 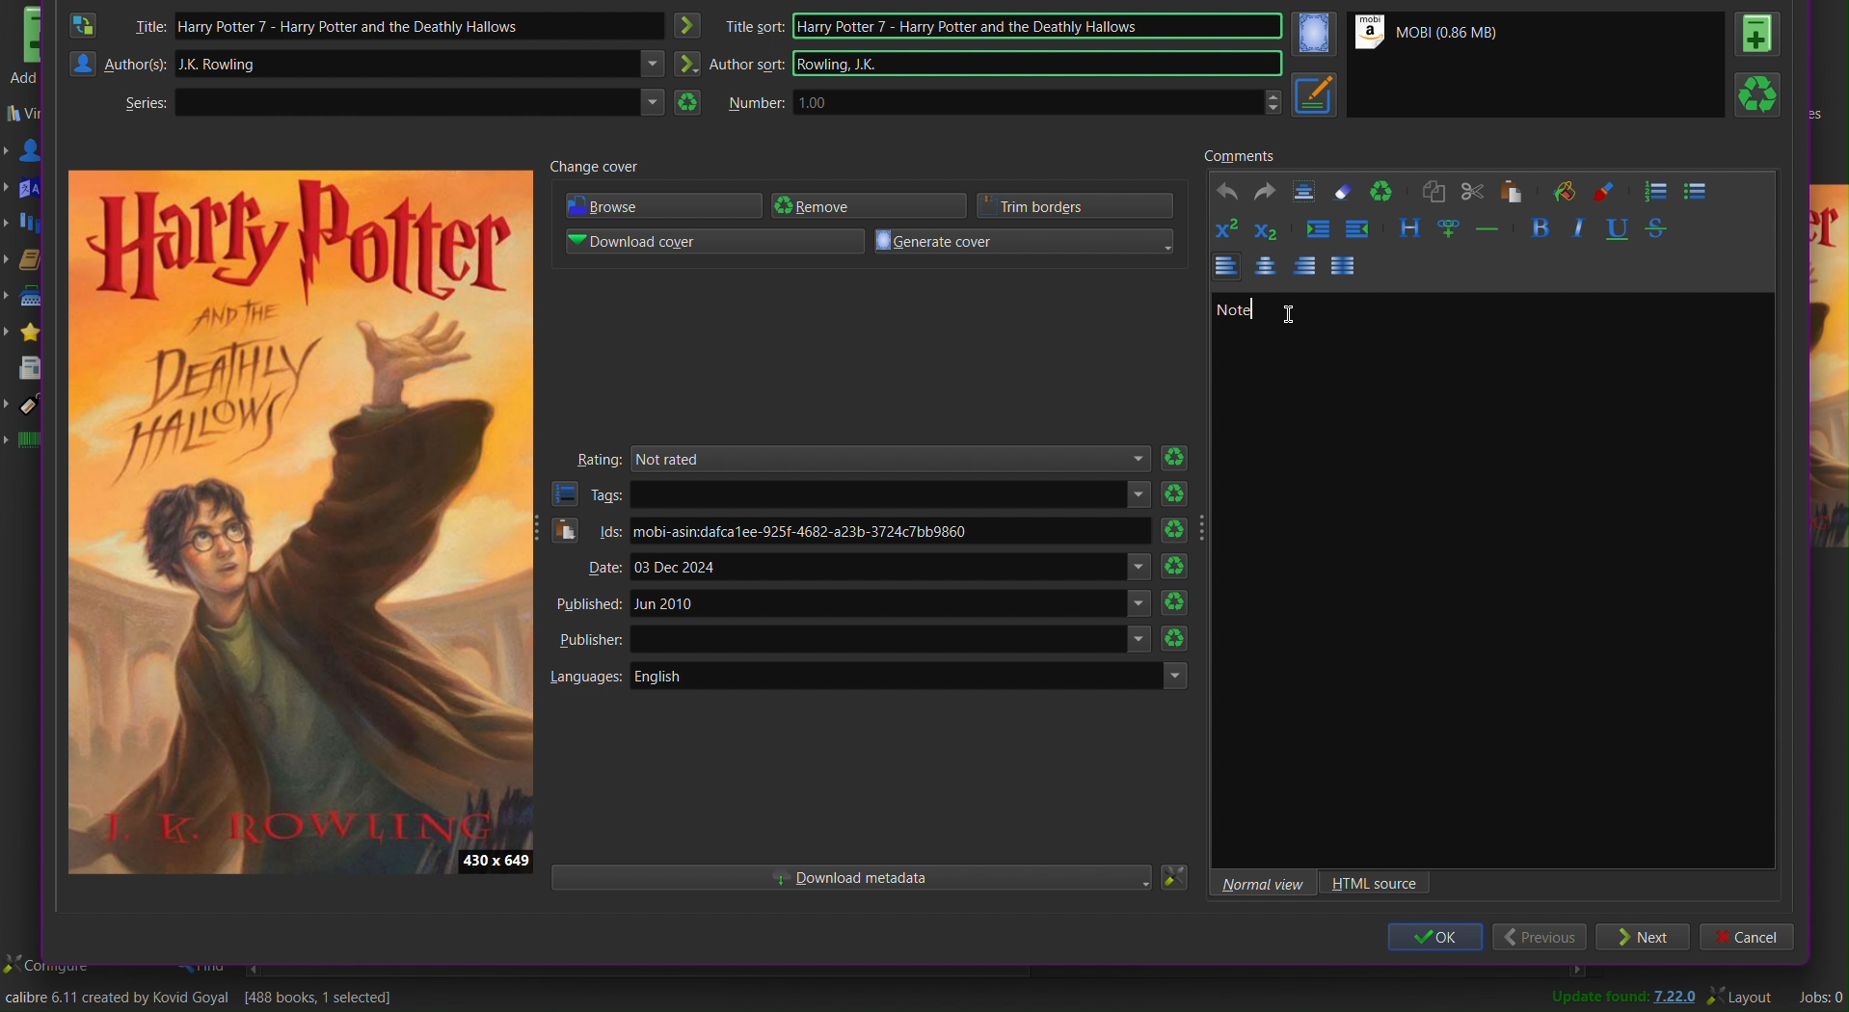 What do you see at coordinates (30, 301) in the screenshot?
I see `Publisher` at bounding box center [30, 301].